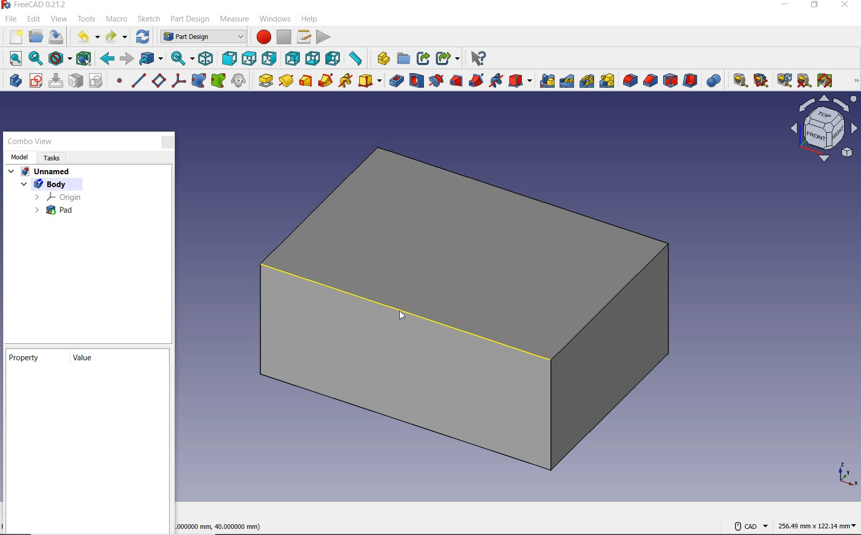 The height and width of the screenshot is (535, 861). What do you see at coordinates (304, 36) in the screenshot?
I see `macros` at bounding box center [304, 36].